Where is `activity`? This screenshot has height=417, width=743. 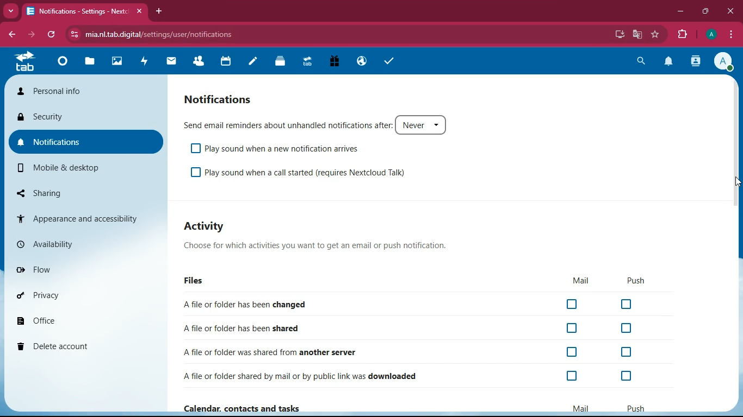
activity is located at coordinates (208, 225).